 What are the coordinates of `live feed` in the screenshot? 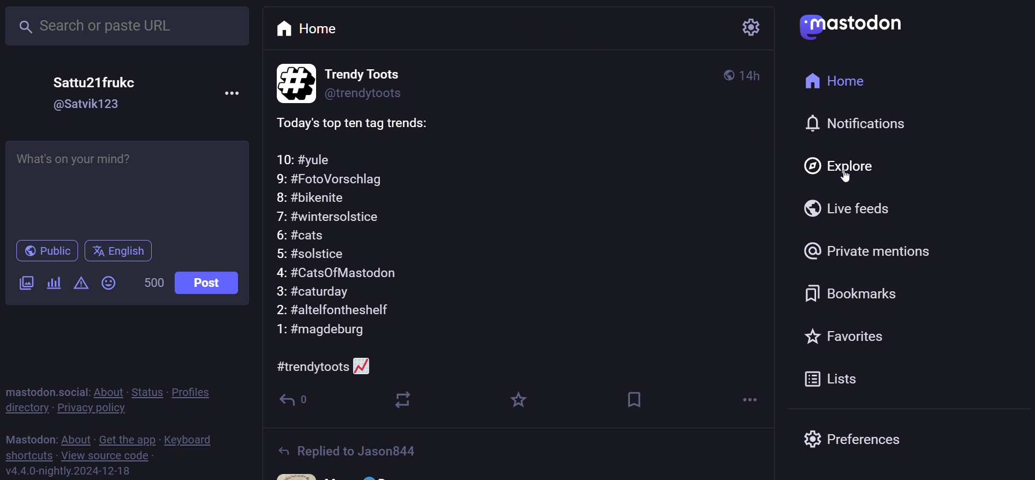 It's located at (847, 209).